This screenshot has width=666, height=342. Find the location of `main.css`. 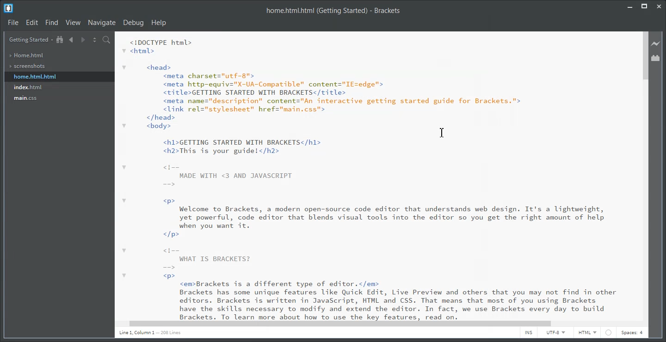

main.css is located at coordinates (26, 98).